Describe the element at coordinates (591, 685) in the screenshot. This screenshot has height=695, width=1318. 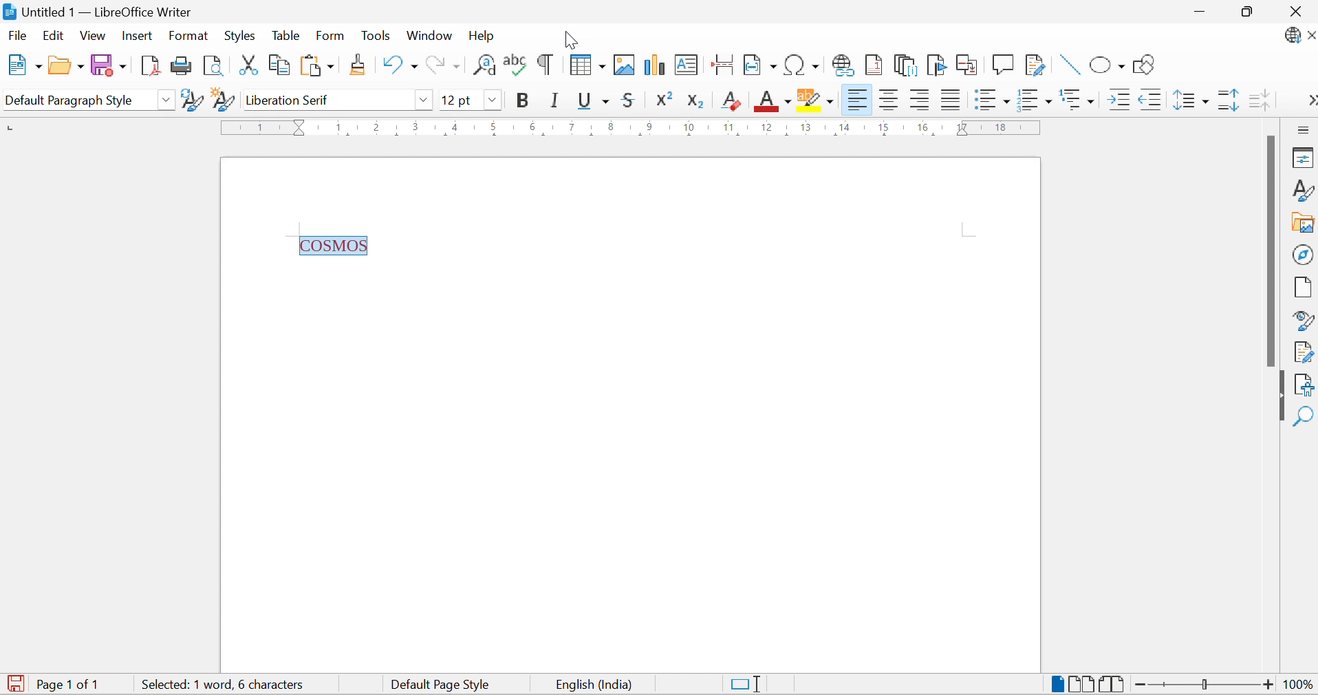
I see `English (India)` at that location.